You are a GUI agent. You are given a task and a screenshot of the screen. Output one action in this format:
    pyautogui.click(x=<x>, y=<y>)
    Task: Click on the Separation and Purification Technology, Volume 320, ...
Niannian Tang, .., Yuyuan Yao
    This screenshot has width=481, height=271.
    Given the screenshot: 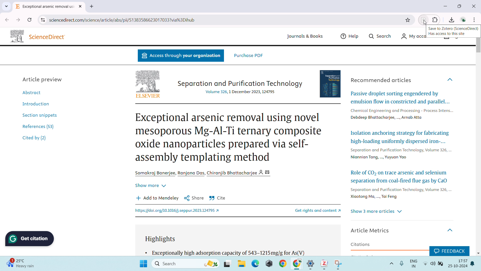 What is the action you would take?
    pyautogui.click(x=401, y=154)
    